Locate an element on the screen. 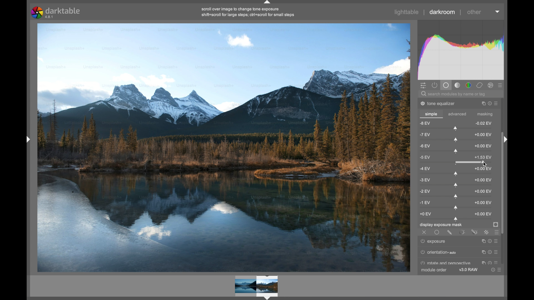  parametric mask is located at coordinates (462, 232).